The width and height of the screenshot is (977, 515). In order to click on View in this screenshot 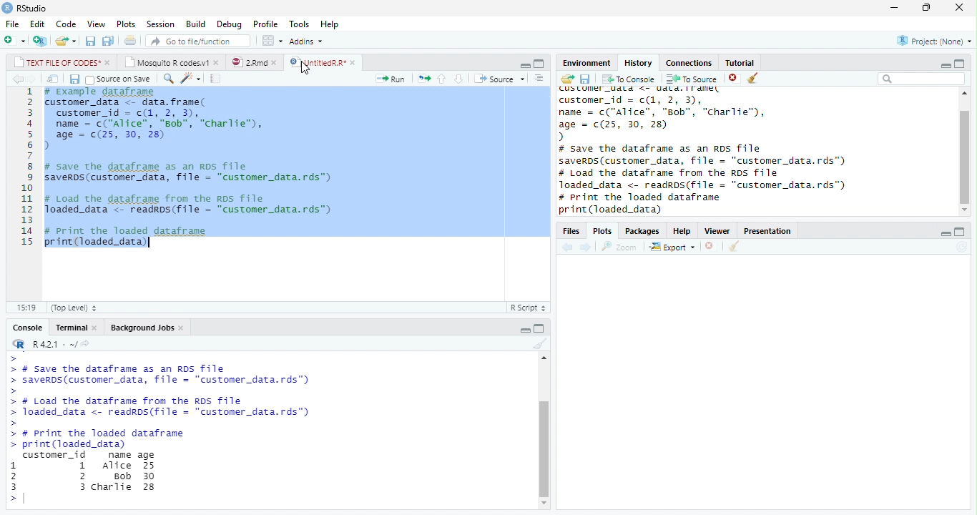, I will do `click(97, 24)`.